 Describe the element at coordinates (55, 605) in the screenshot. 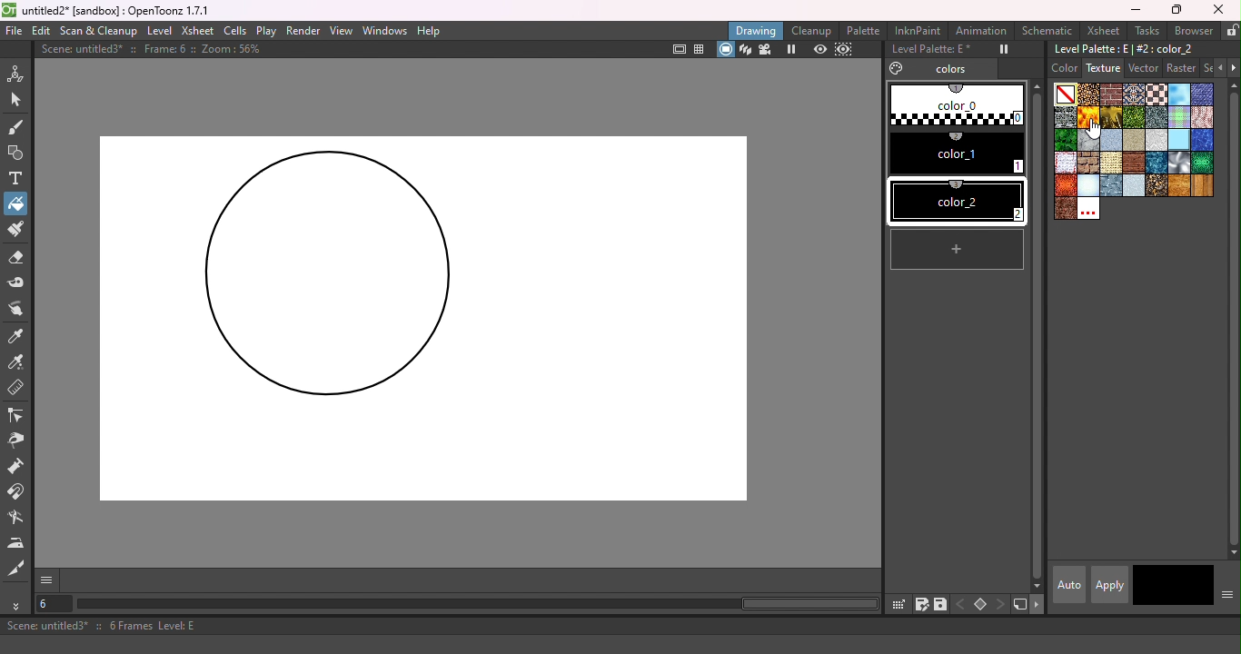

I see `Select the current frame` at that location.